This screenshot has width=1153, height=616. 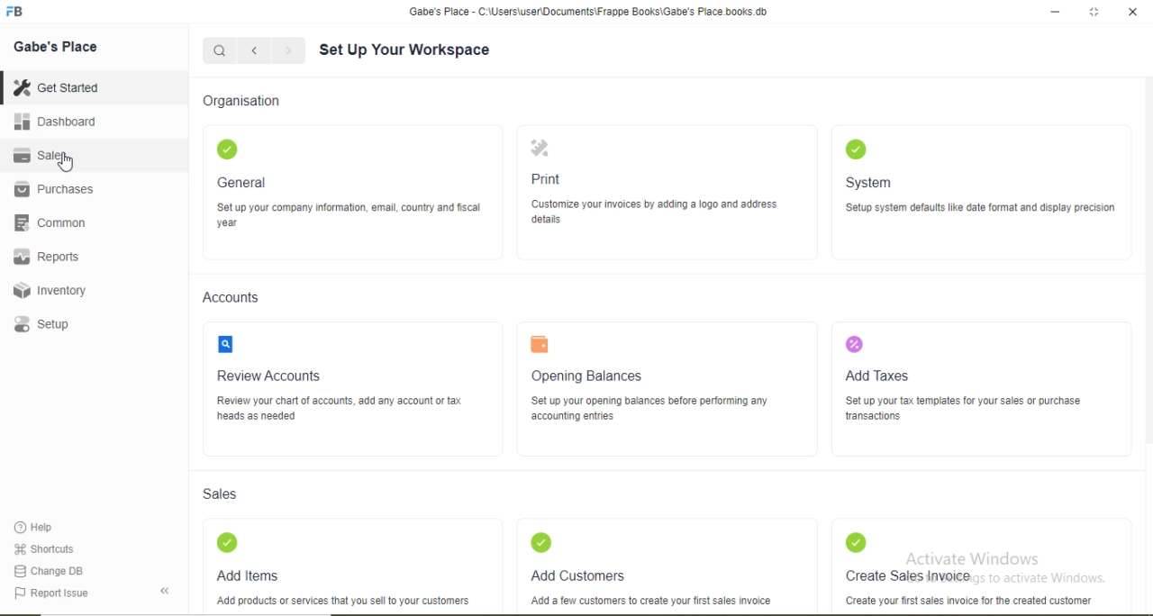 I want to click on Sales, so click(x=52, y=155).